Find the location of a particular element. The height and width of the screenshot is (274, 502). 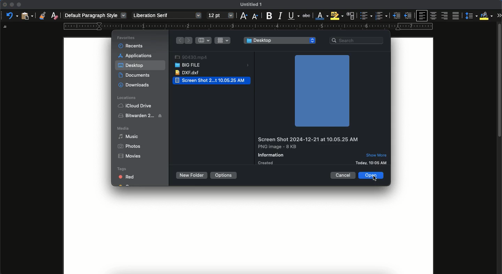

bitwarden 2.. is located at coordinates (141, 115).